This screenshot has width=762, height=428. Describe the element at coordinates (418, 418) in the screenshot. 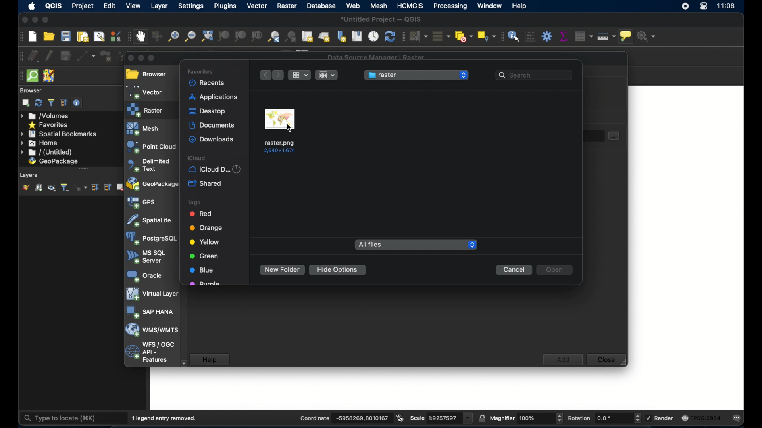

I see `scale` at that location.